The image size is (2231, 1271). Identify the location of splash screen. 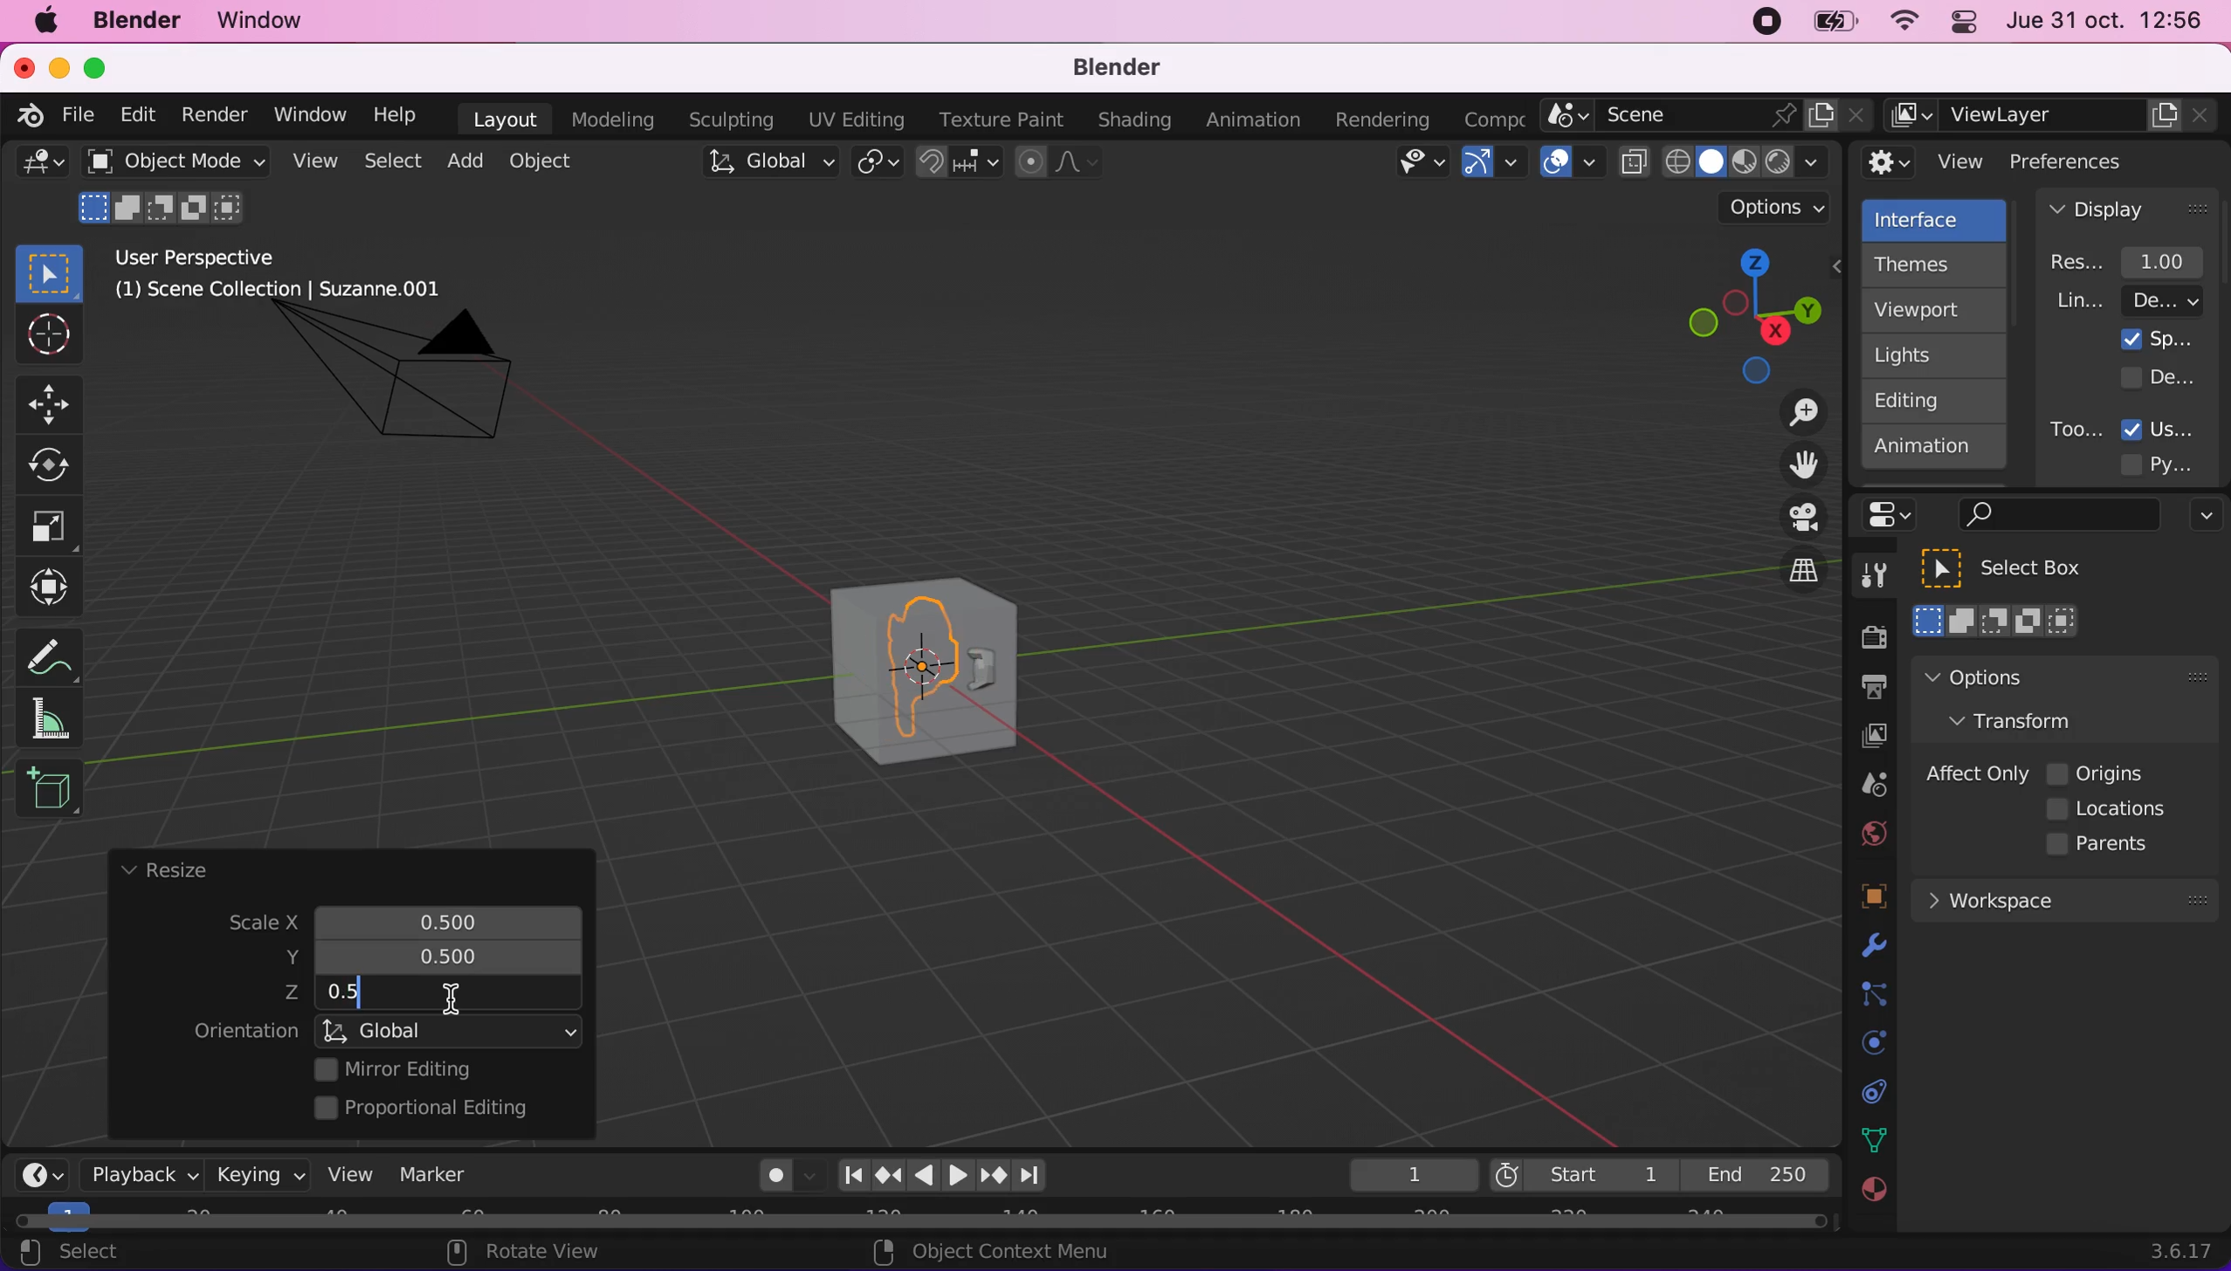
(2158, 339).